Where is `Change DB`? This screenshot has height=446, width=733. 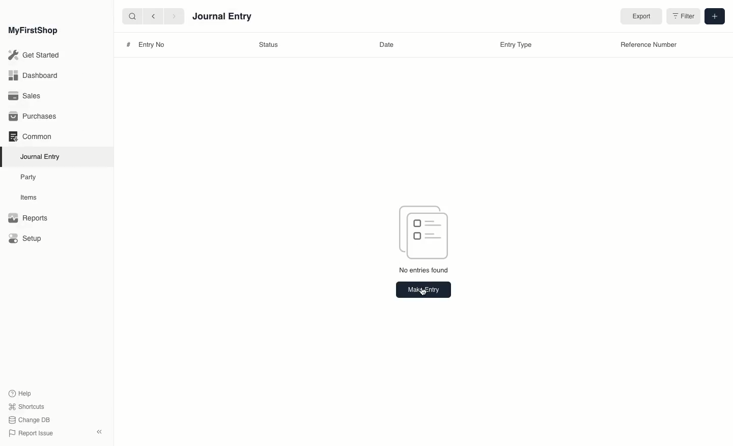 Change DB is located at coordinates (30, 421).